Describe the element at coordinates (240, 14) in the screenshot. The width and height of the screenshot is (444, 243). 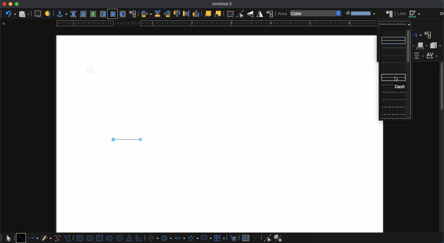
I see `Toggle point edit mode` at that location.